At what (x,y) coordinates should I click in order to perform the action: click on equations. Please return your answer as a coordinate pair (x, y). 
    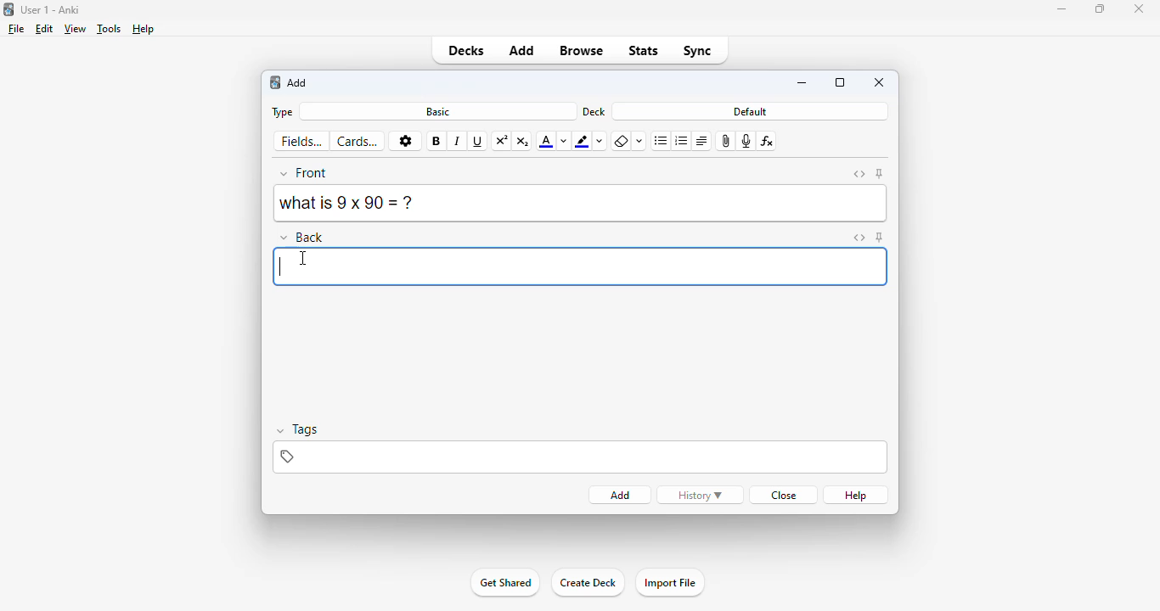
    Looking at the image, I should click on (769, 141).